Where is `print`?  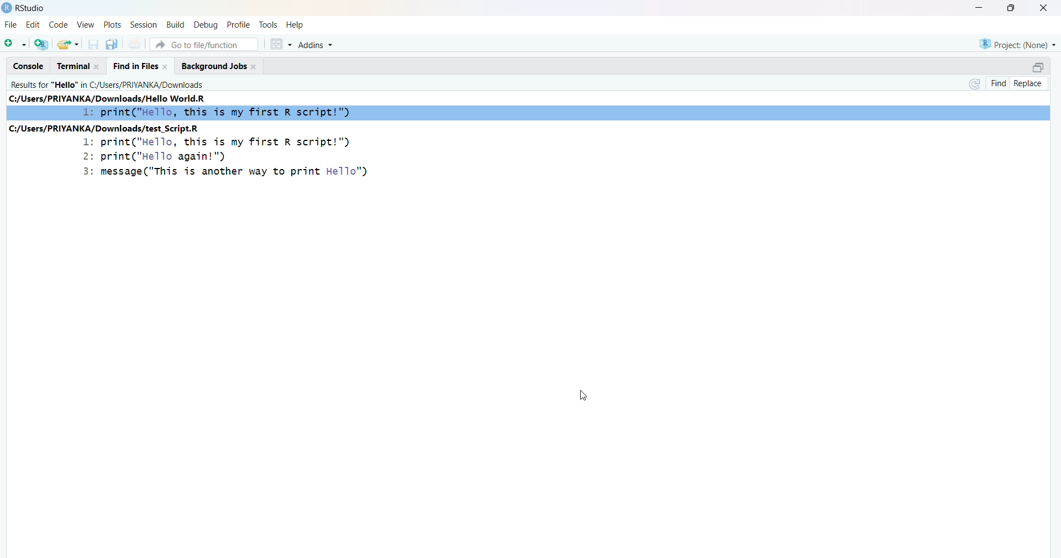
print is located at coordinates (135, 44).